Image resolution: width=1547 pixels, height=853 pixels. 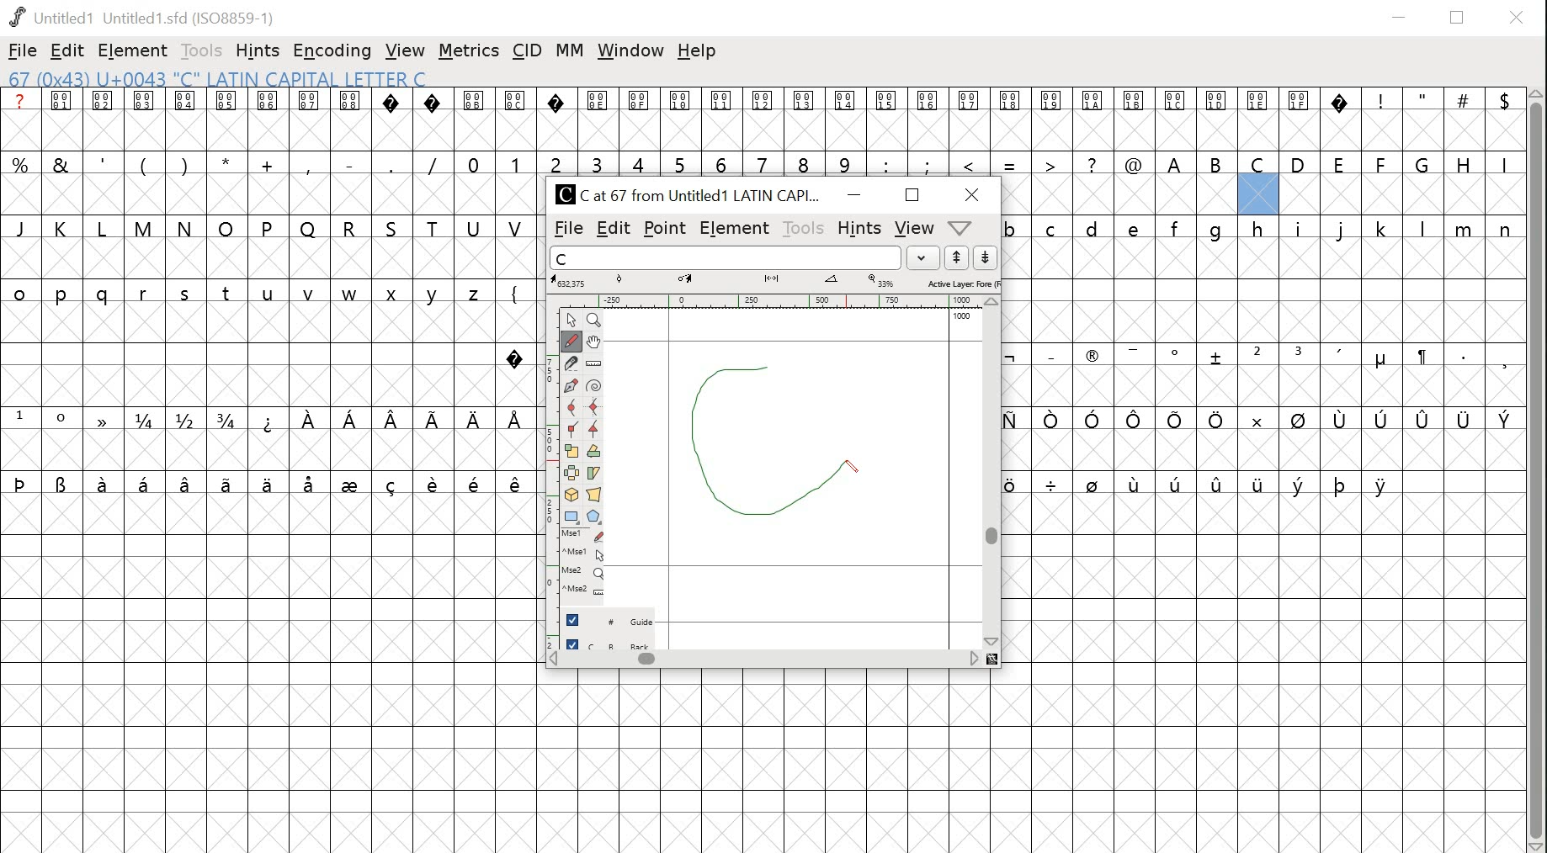 What do you see at coordinates (575, 408) in the screenshot?
I see `curve` at bounding box center [575, 408].